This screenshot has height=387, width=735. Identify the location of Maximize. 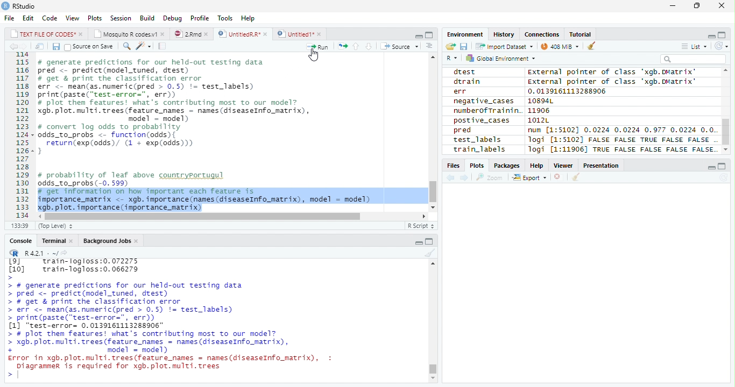
(722, 165).